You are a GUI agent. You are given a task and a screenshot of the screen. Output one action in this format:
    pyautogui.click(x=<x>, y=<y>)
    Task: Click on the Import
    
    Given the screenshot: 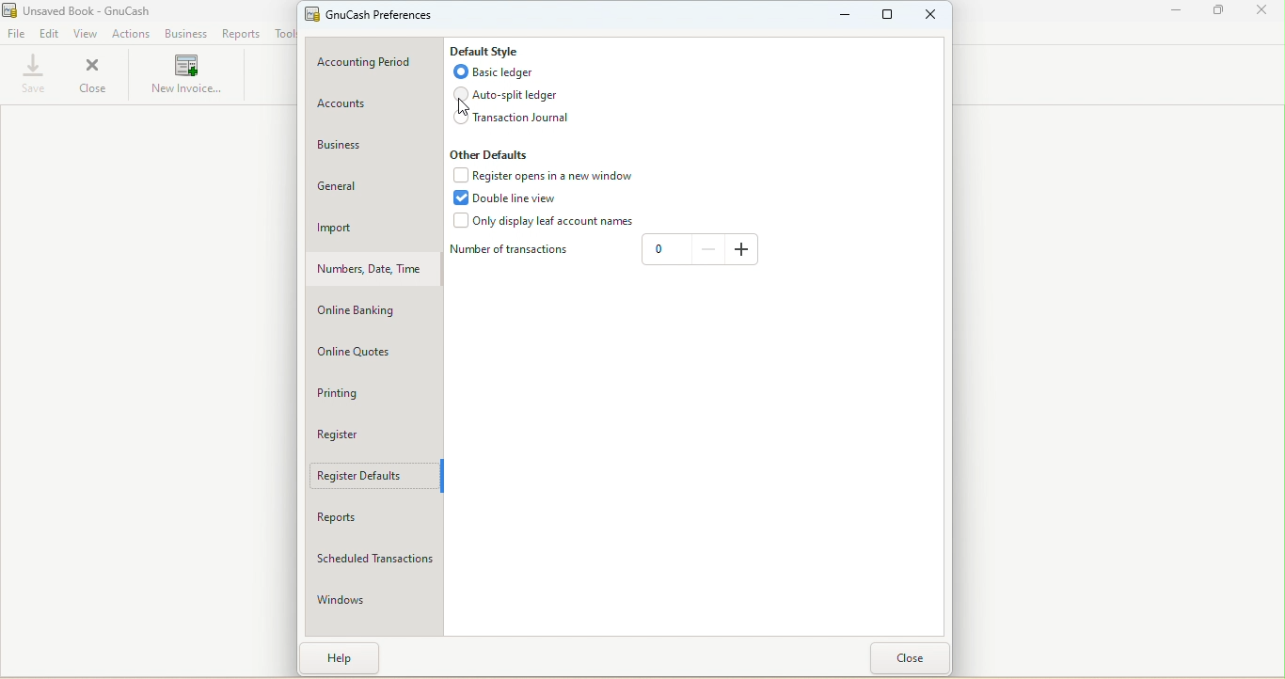 What is the action you would take?
    pyautogui.click(x=373, y=228)
    